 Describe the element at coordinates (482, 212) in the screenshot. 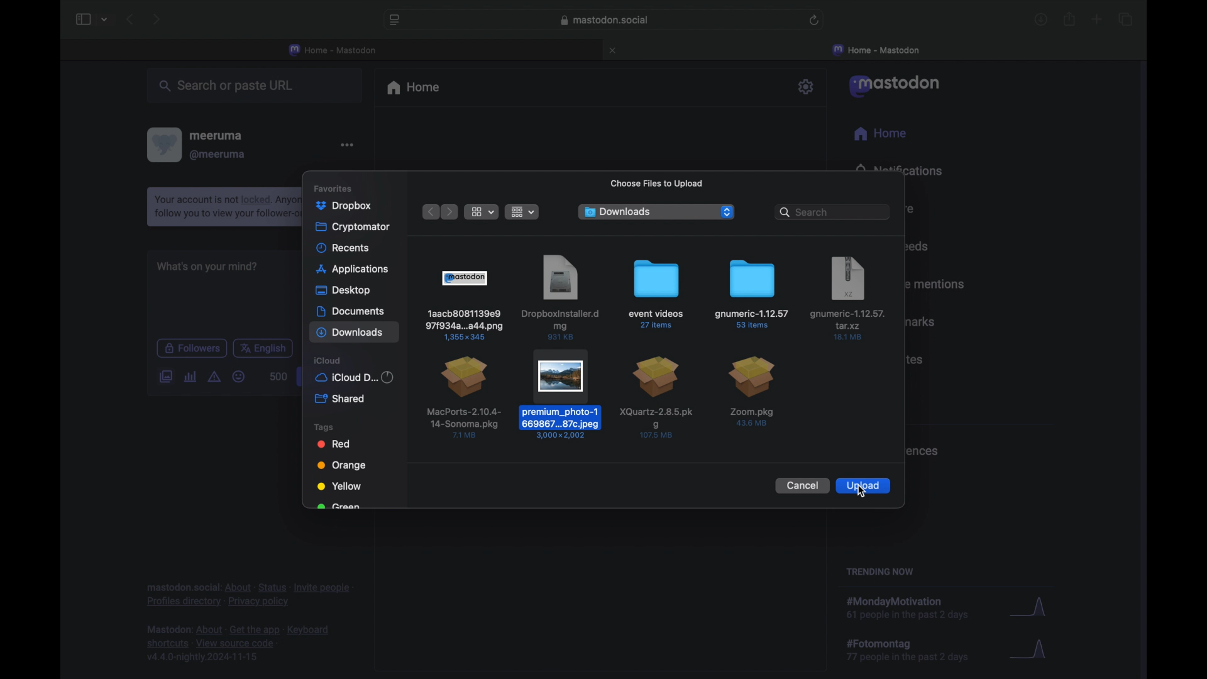

I see `list view options` at that location.